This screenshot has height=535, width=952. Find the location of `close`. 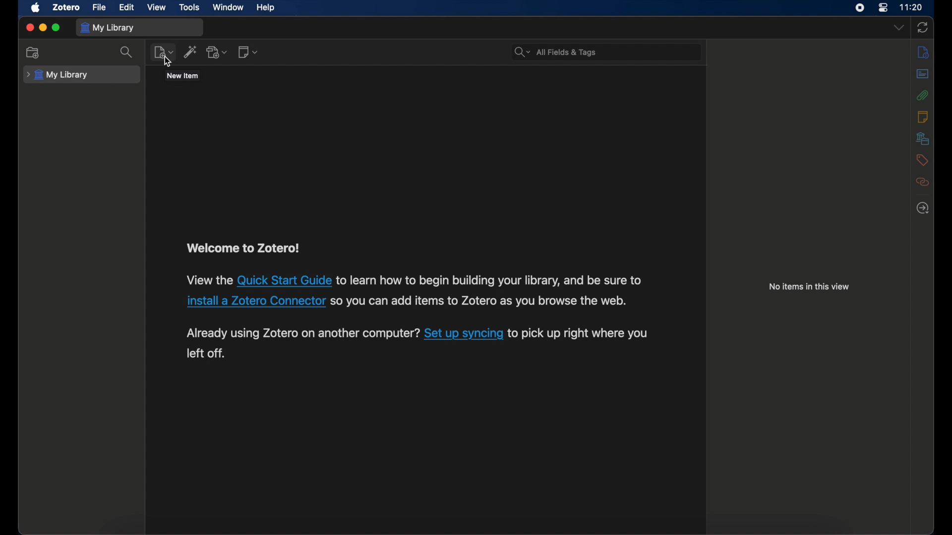

close is located at coordinates (29, 27).